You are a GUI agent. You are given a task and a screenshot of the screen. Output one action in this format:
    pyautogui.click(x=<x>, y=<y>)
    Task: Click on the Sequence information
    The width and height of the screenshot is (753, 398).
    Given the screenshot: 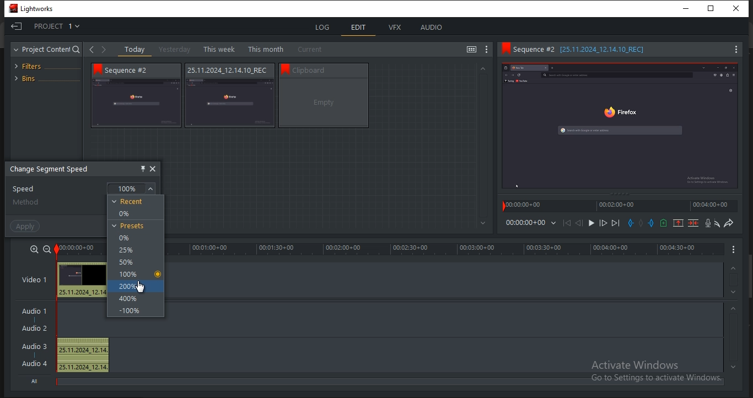 What is the action you would take?
    pyautogui.click(x=332, y=69)
    